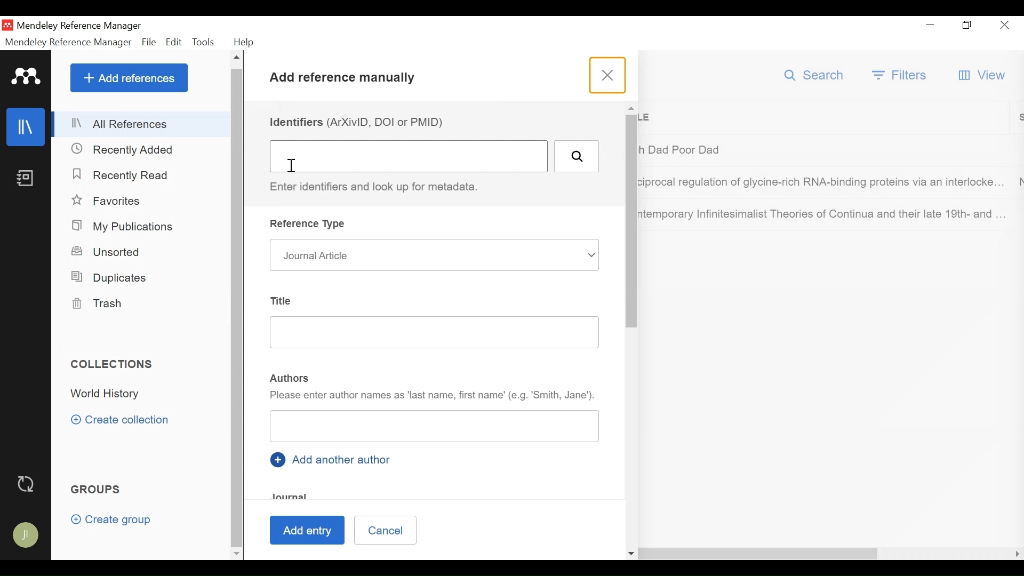 The height and width of the screenshot is (576, 1024). What do you see at coordinates (290, 377) in the screenshot?
I see `Authors` at bounding box center [290, 377].